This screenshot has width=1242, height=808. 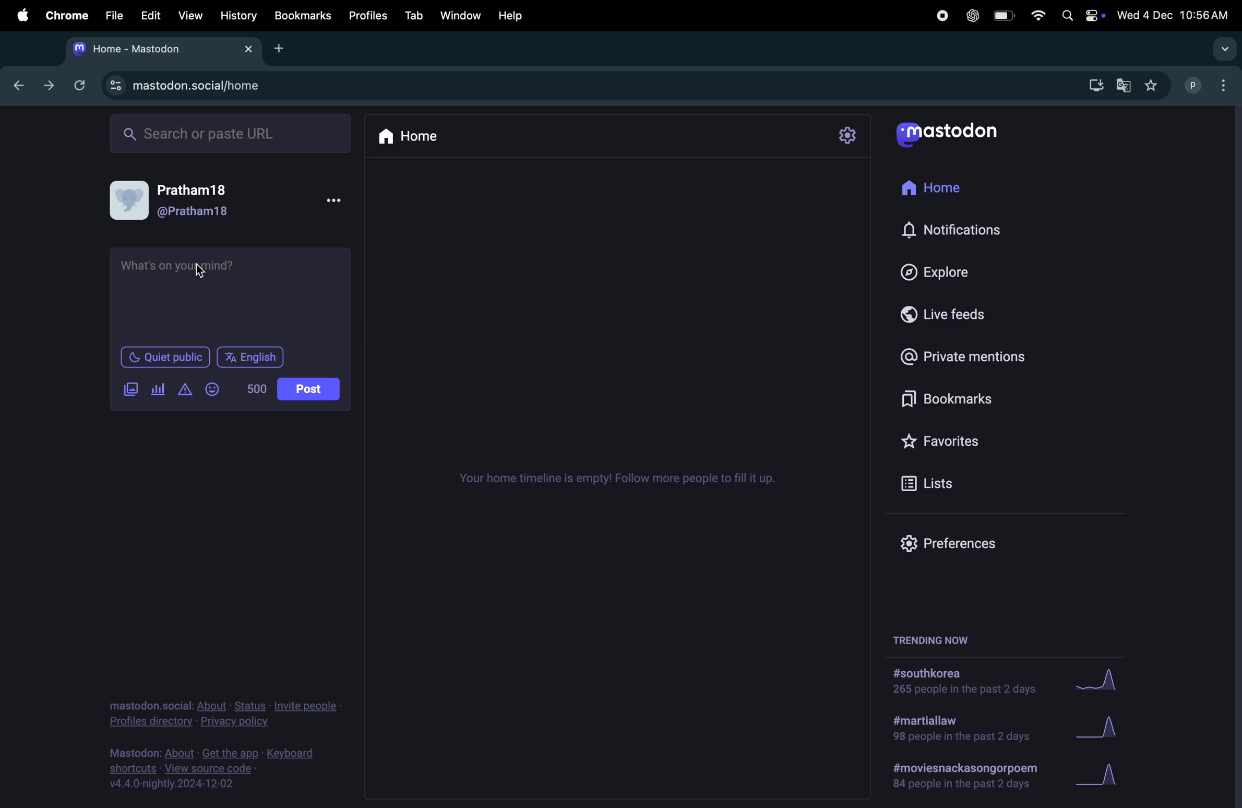 What do you see at coordinates (285, 47) in the screenshot?
I see `add tab` at bounding box center [285, 47].